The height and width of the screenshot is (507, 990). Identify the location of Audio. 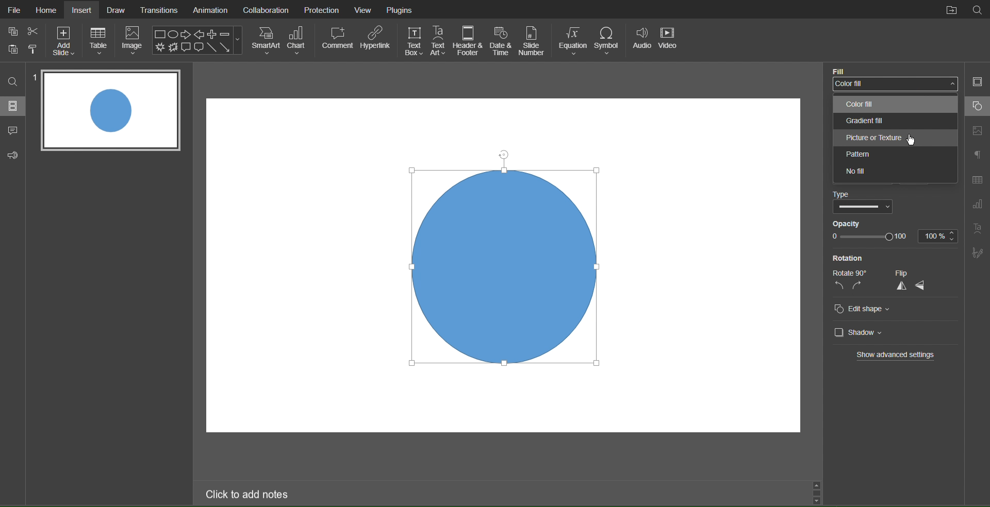
(642, 41).